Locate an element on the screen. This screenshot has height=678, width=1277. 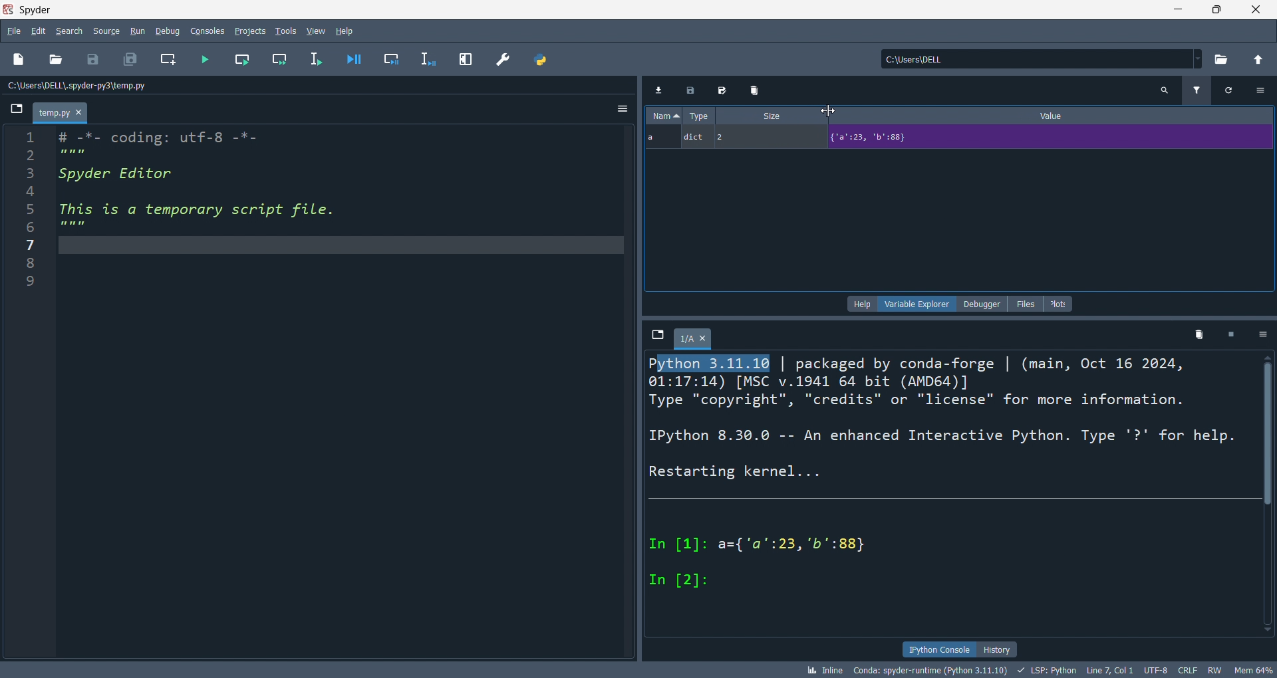
run line is located at coordinates (319, 60).